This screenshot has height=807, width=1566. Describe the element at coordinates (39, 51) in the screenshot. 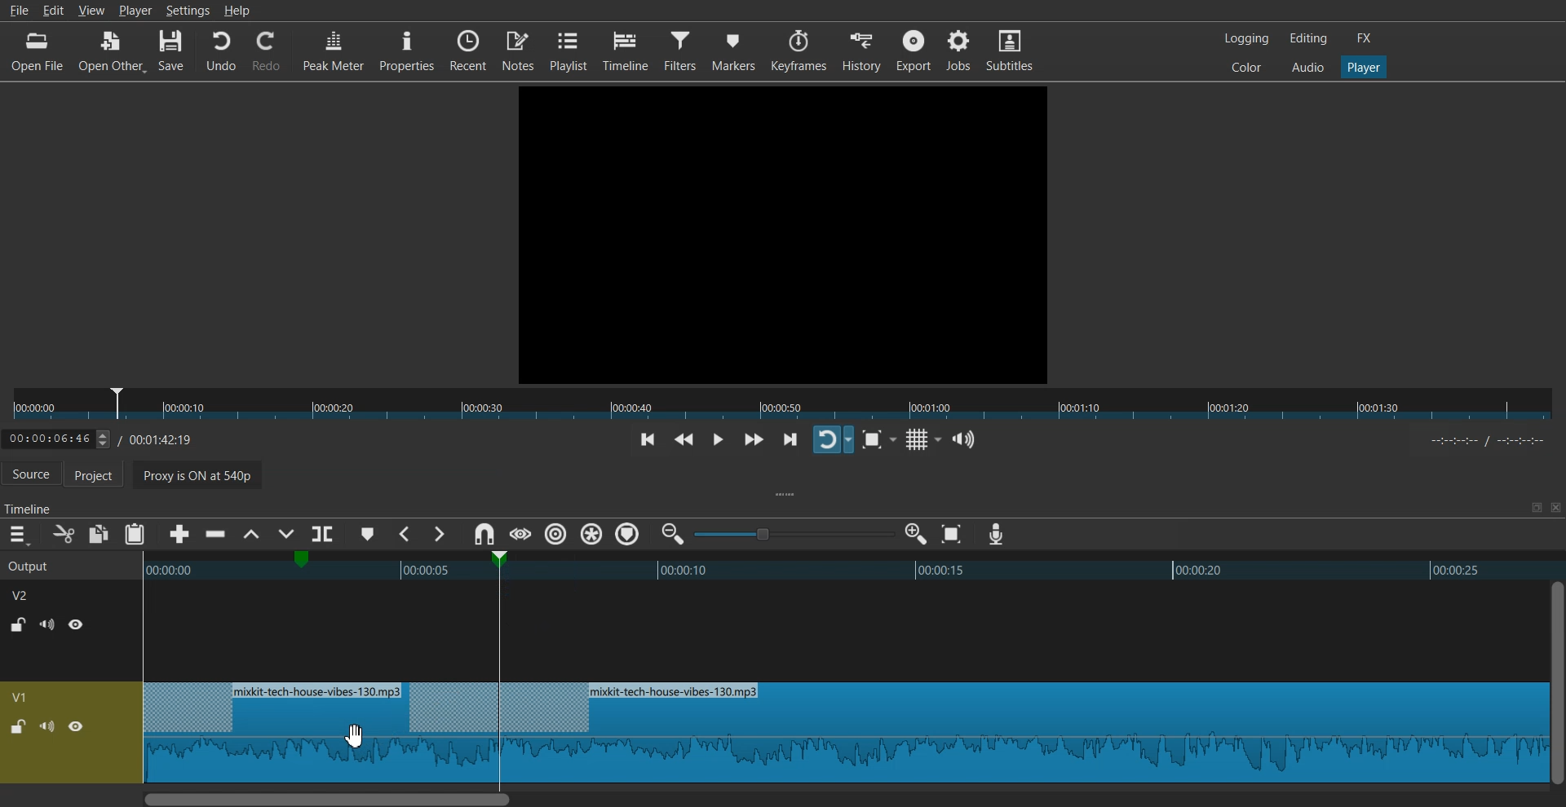

I see `Open File` at that location.